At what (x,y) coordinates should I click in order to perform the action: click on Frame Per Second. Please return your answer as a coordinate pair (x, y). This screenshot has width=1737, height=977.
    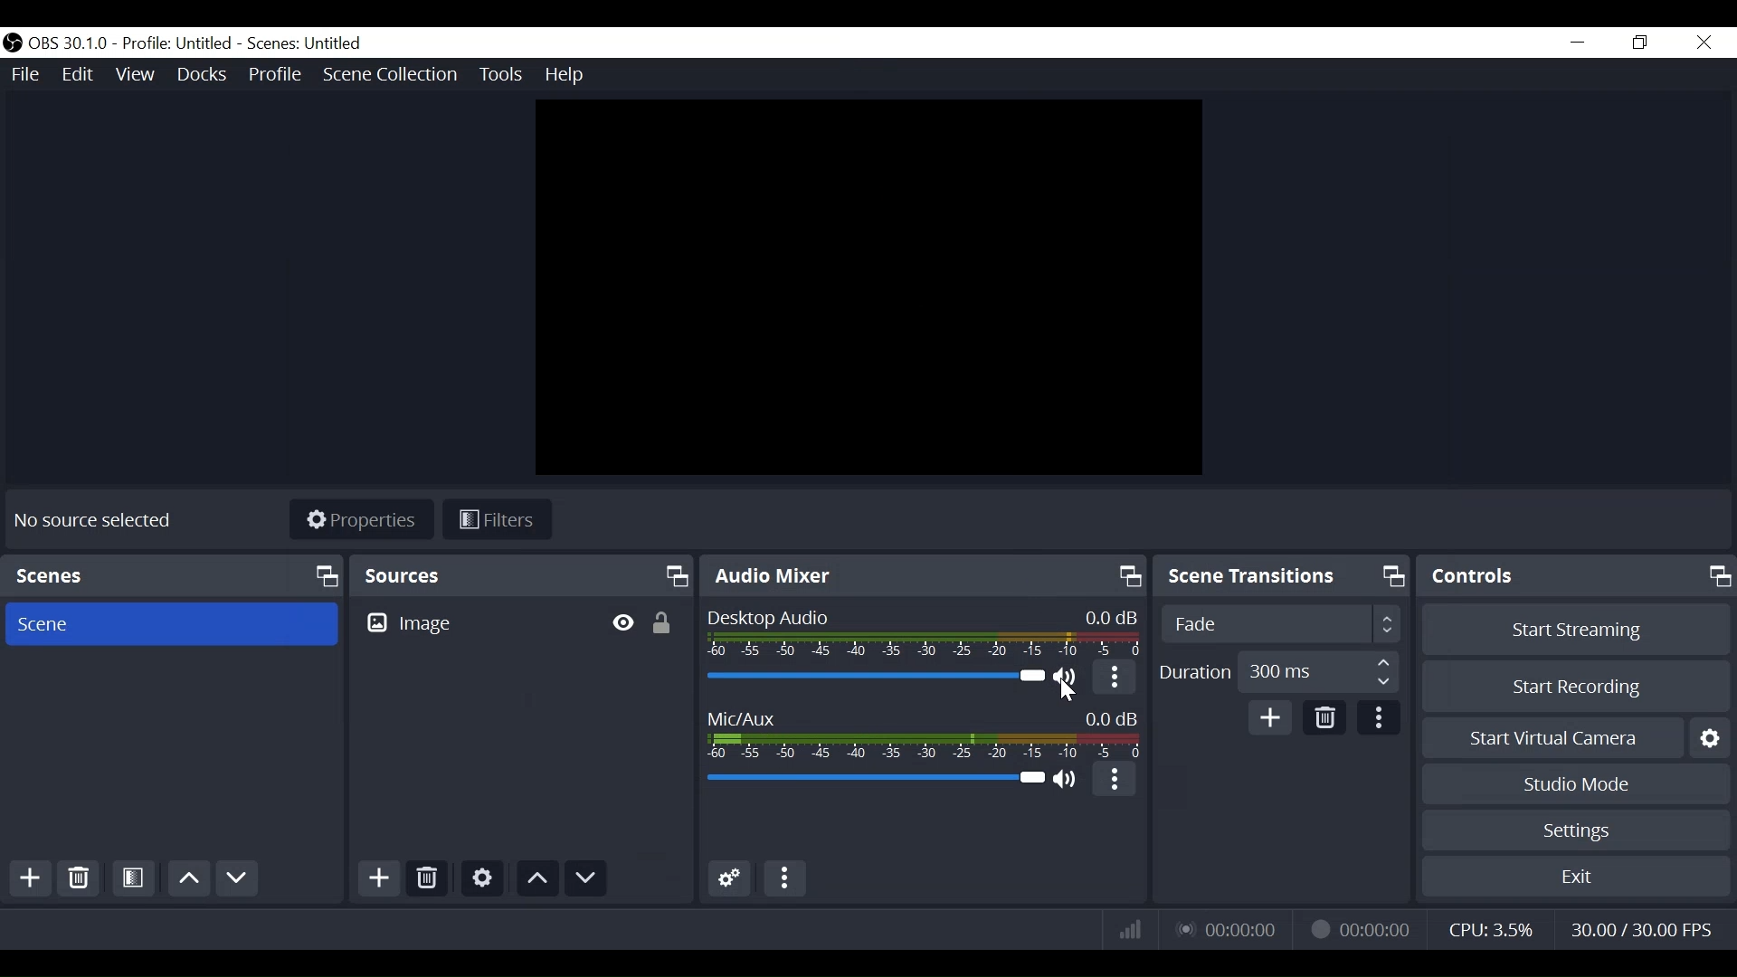
    Looking at the image, I should click on (1644, 930).